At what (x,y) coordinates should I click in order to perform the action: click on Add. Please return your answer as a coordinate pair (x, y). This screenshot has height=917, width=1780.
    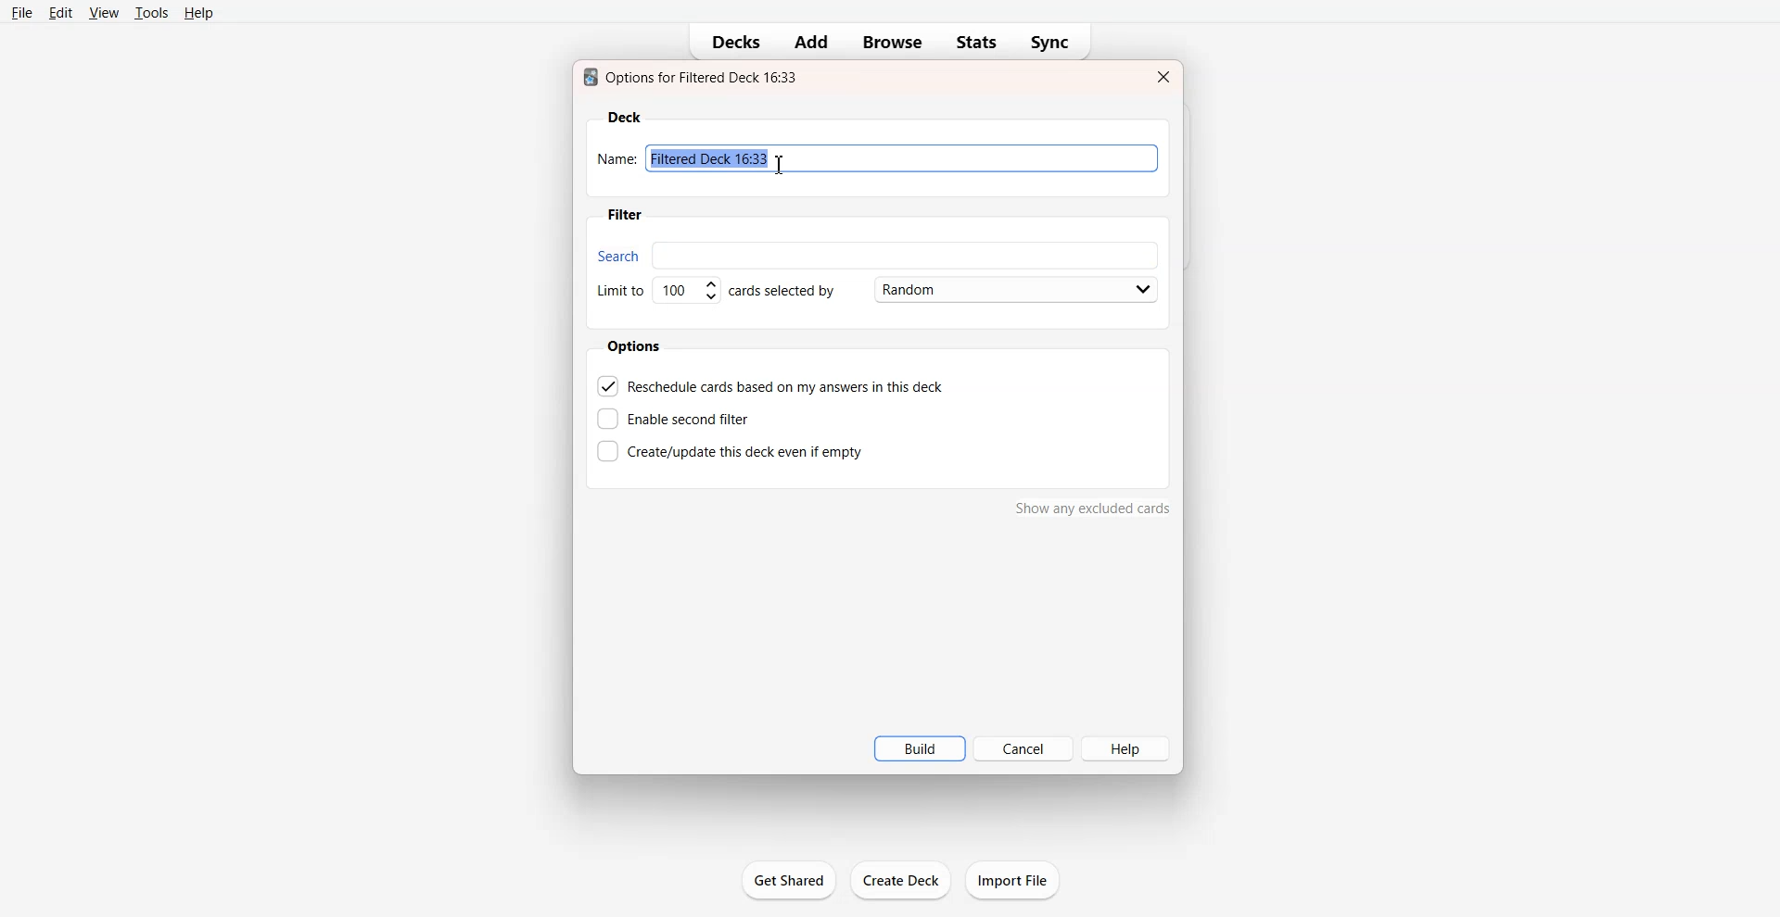
    Looking at the image, I should click on (809, 42).